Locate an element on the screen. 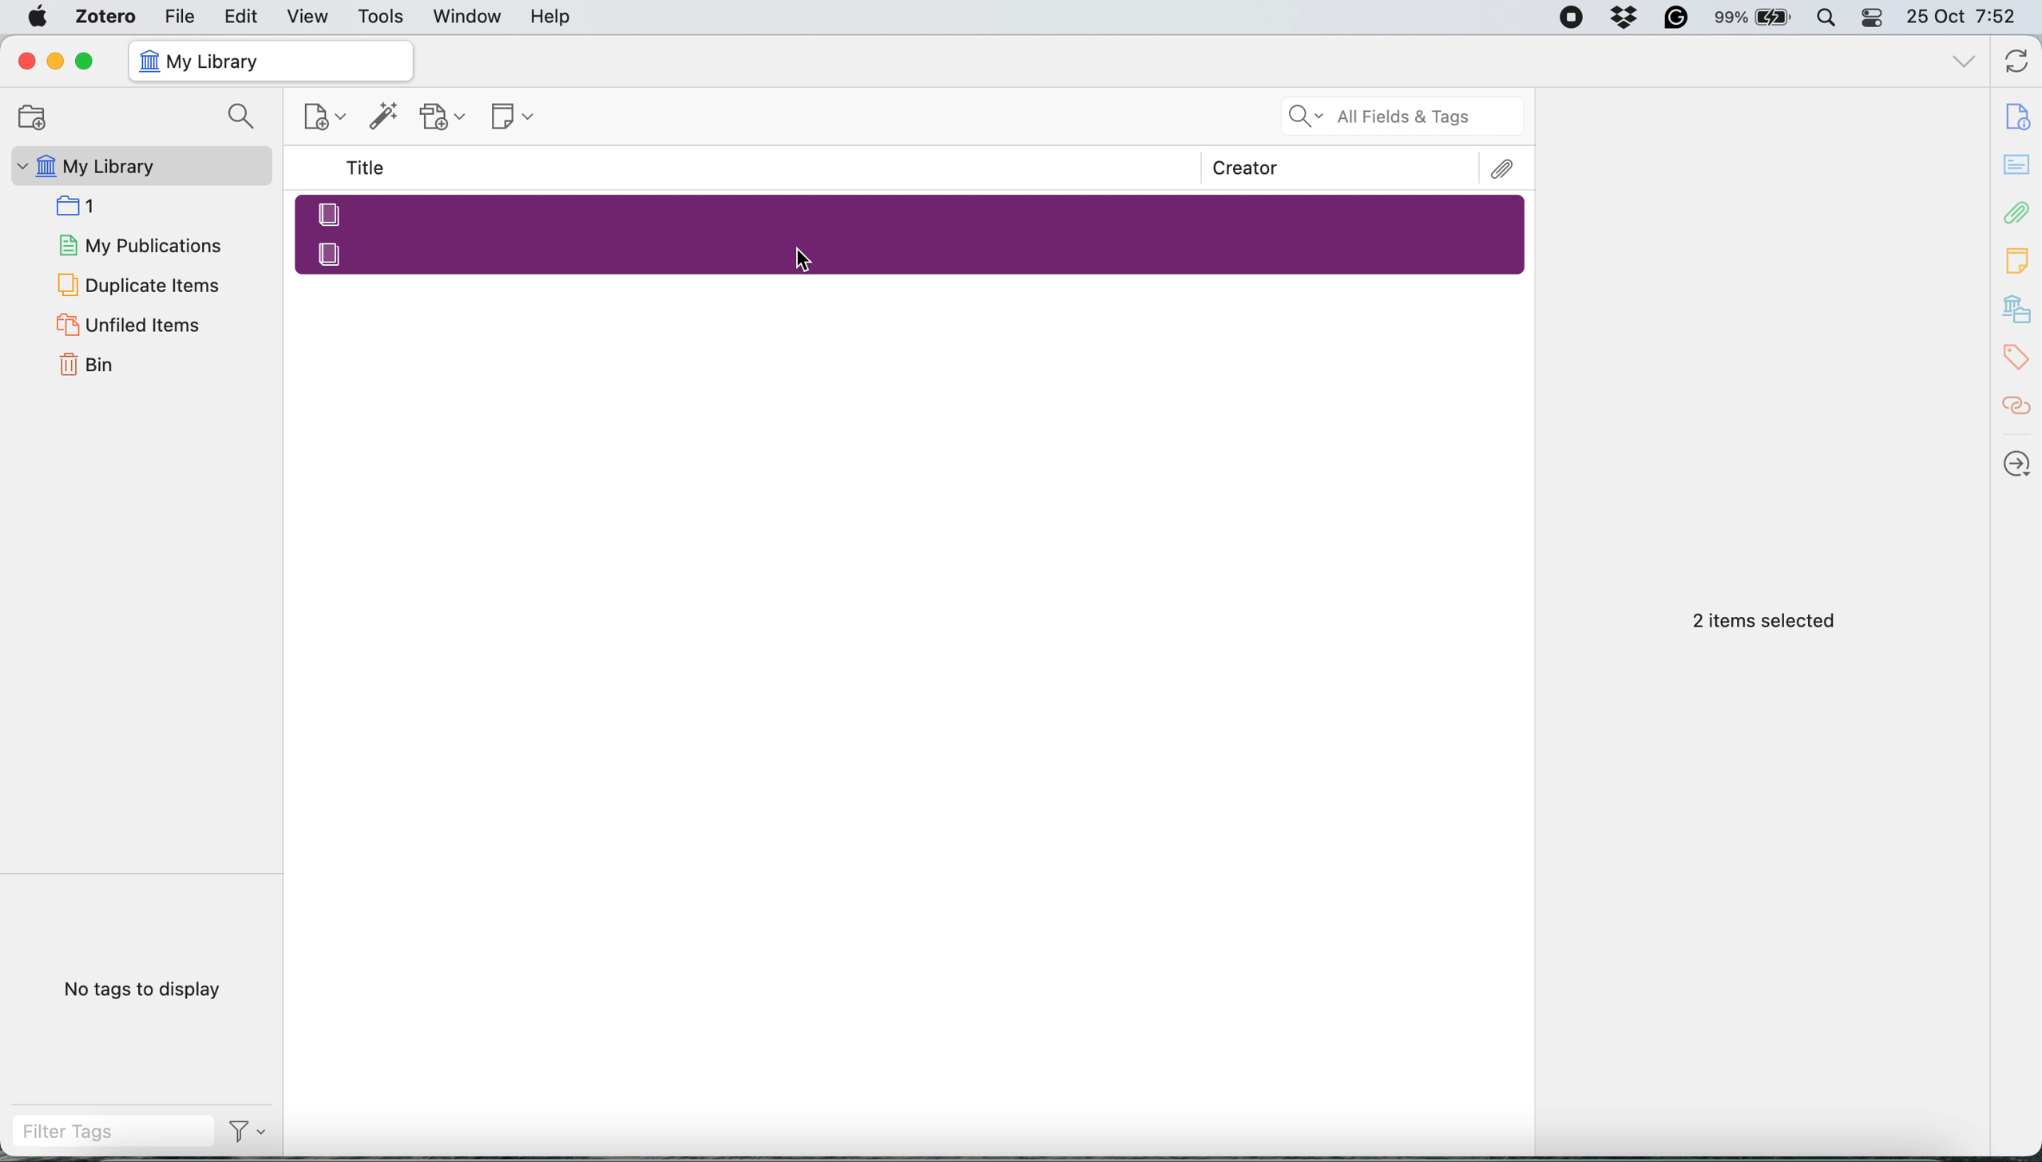  25 Oct 7:52 is located at coordinates (1969, 18).